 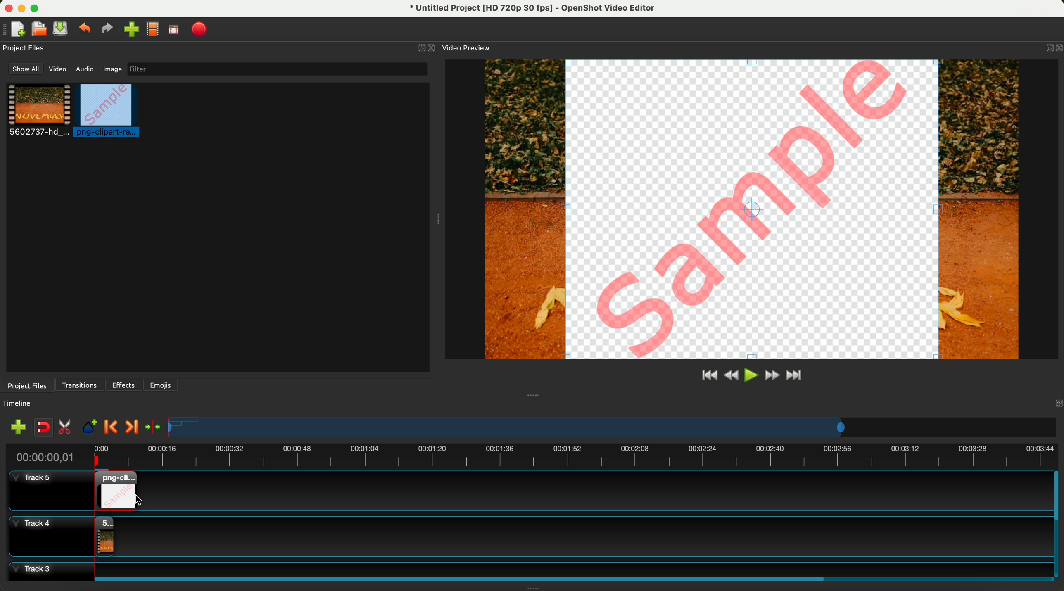 What do you see at coordinates (121, 490) in the screenshot?
I see `drag image on track 5` at bounding box center [121, 490].